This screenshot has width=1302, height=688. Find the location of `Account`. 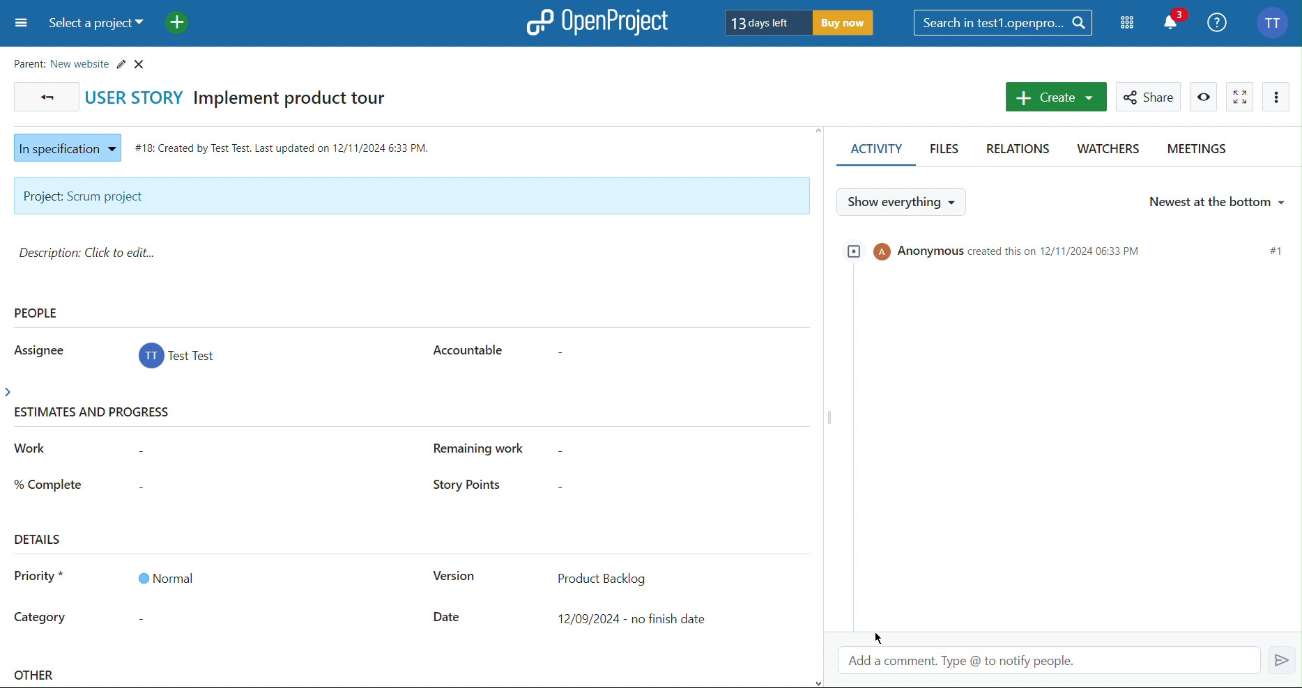

Account is located at coordinates (179, 358).